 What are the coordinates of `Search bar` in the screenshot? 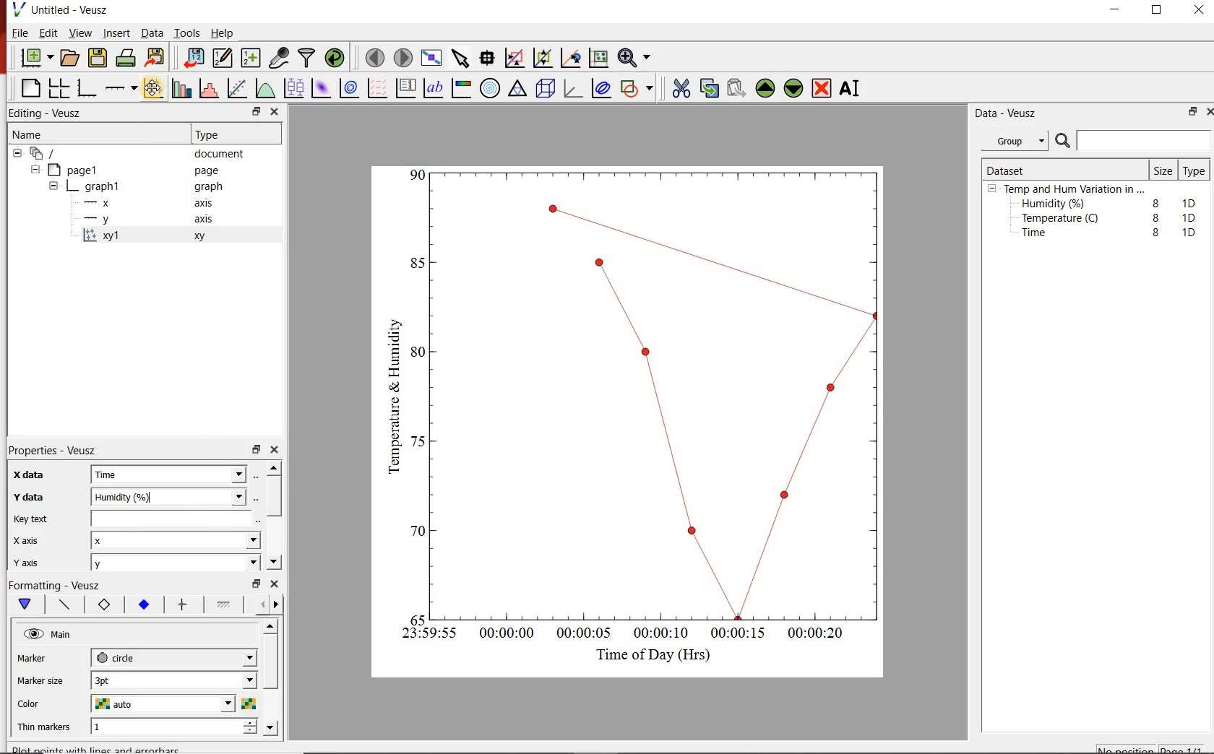 It's located at (1133, 141).